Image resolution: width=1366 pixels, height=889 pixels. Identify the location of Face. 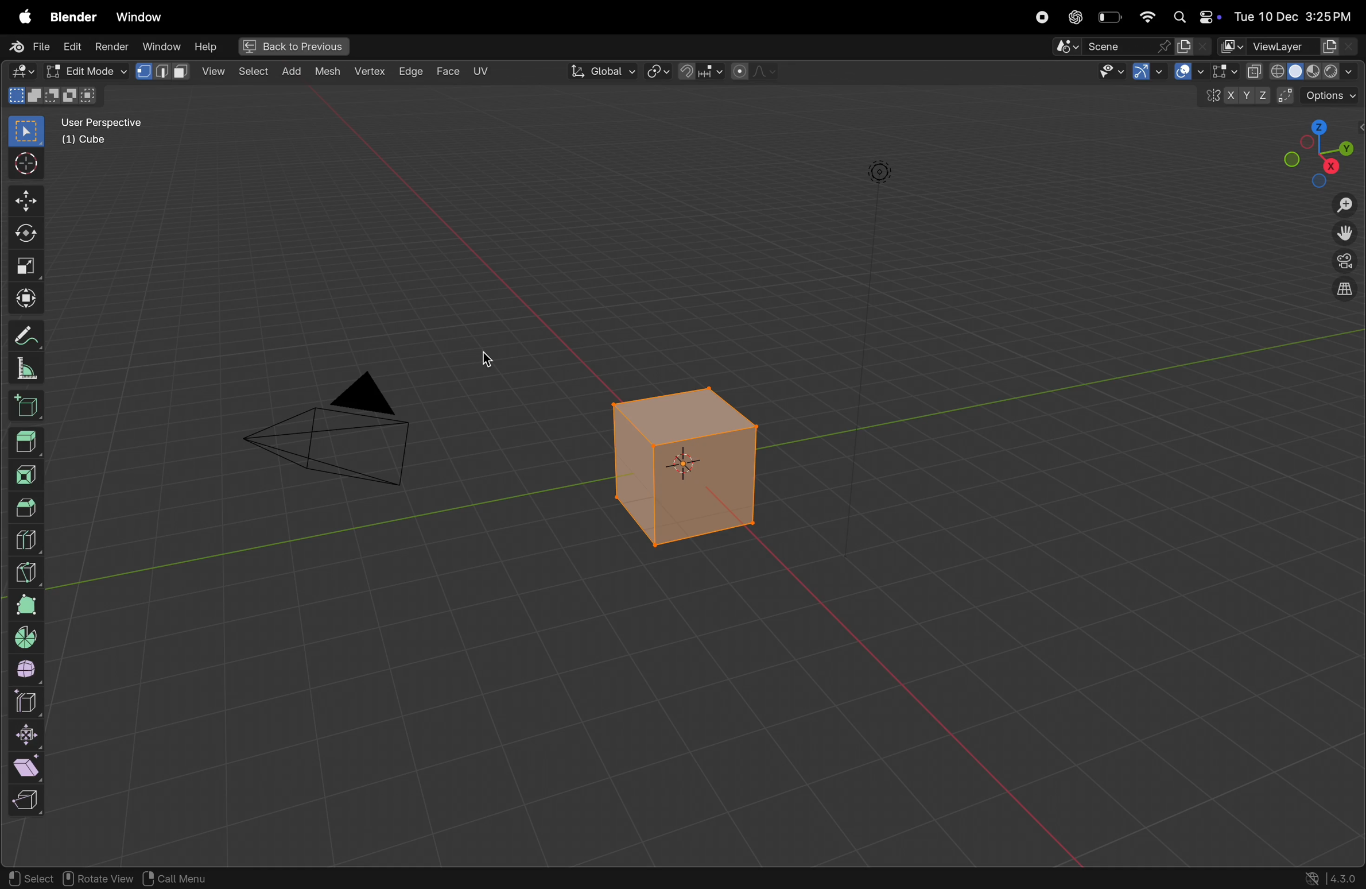
(449, 71).